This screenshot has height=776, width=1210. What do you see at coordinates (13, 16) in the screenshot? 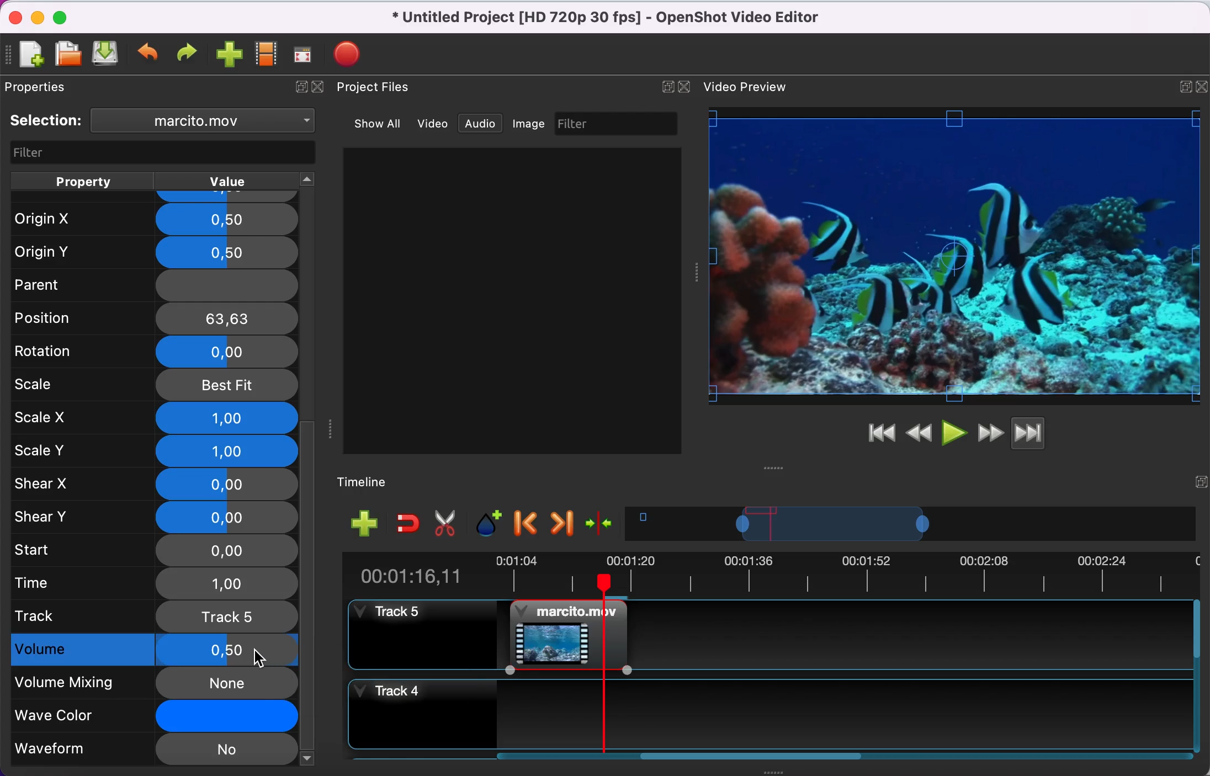
I see `close` at bounding box center [13, 16].